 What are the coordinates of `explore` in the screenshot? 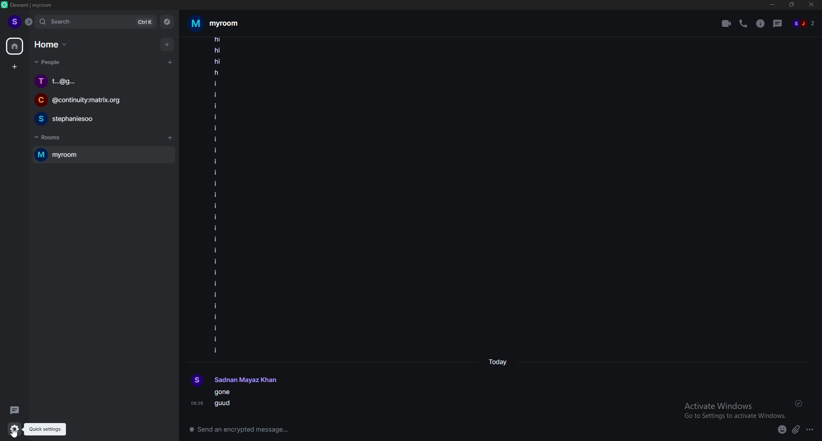 It's located at (167, 21).